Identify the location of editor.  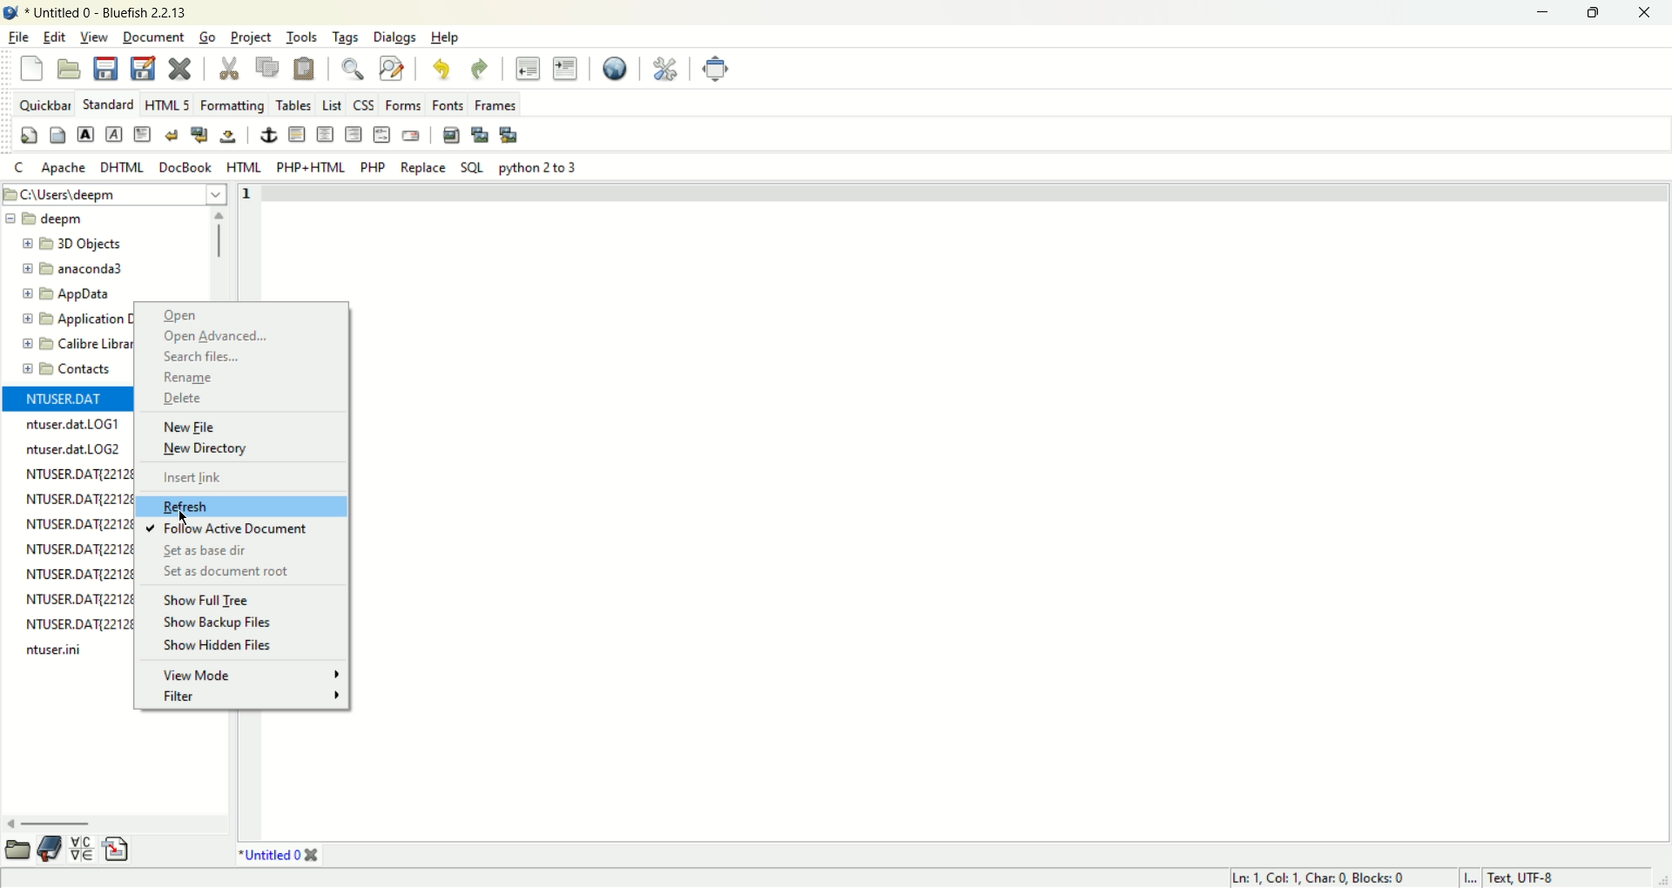
(1015, 510).